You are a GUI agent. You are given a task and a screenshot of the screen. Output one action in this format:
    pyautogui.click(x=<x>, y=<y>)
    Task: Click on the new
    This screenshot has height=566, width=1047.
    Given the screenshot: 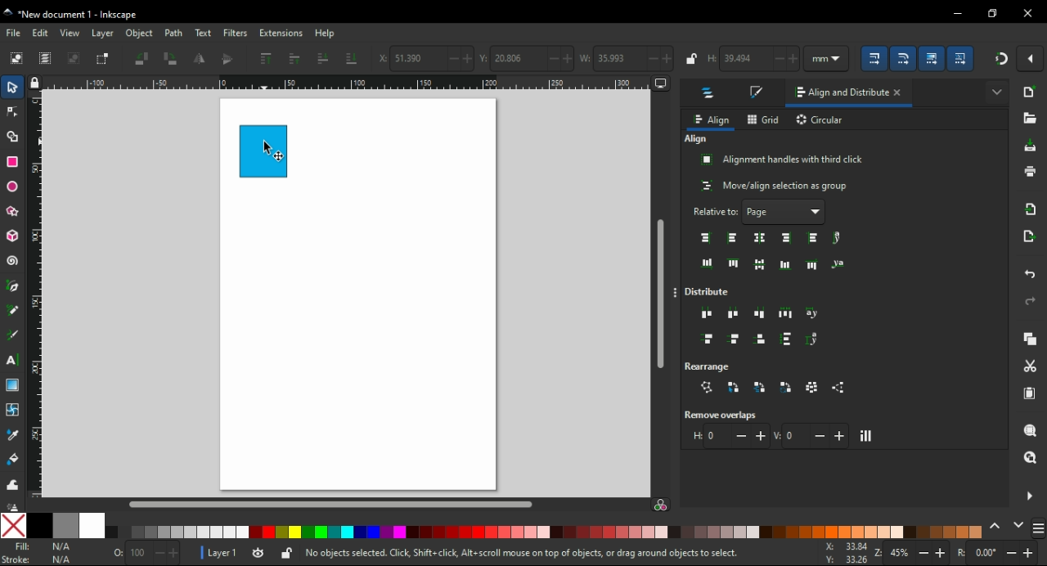 What is the action you would take?
    pyautogui.click(x=1031, y=92)
    